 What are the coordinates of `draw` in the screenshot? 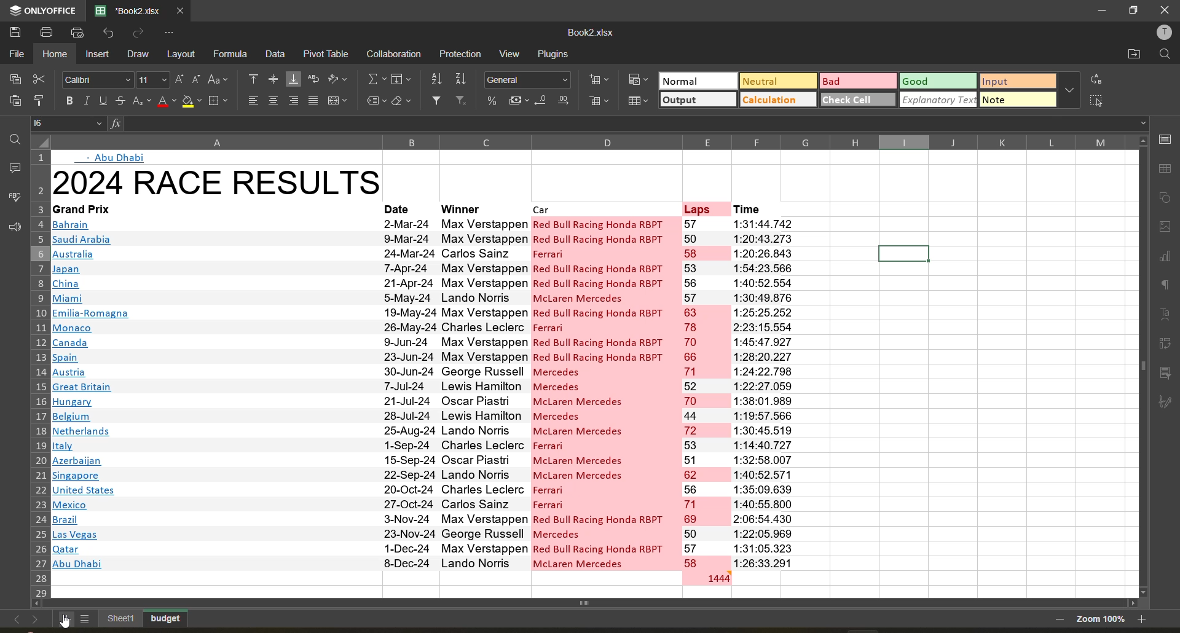 It's located at (143, 55).